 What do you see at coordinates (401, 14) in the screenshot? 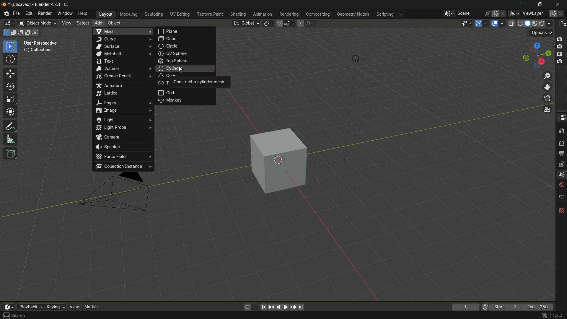
I see `add workplace` at bounding box center [401, 14].